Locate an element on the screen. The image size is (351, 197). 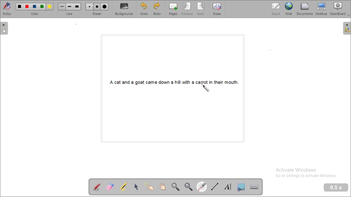
Carrot is located at coordinates (202, 82).